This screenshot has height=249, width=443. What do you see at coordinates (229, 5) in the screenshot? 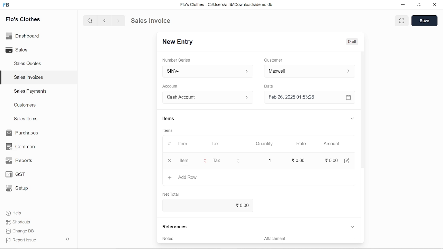
I see `Flo's Clothes - C:\UsersatribiDownloads\demo.do` at bounding box center [229, 5].